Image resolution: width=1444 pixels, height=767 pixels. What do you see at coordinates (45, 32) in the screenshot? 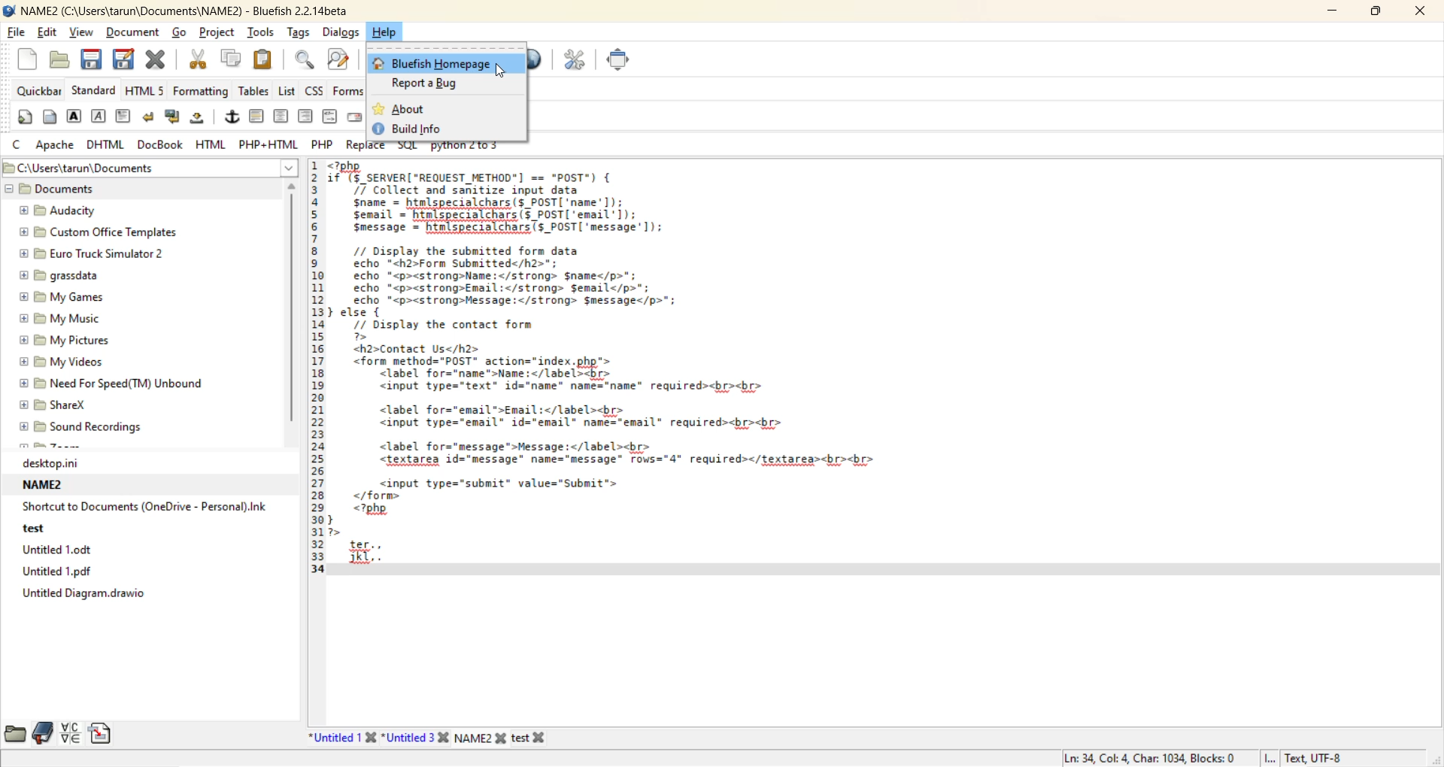
I see `edit` at bounding box center [45, 32].